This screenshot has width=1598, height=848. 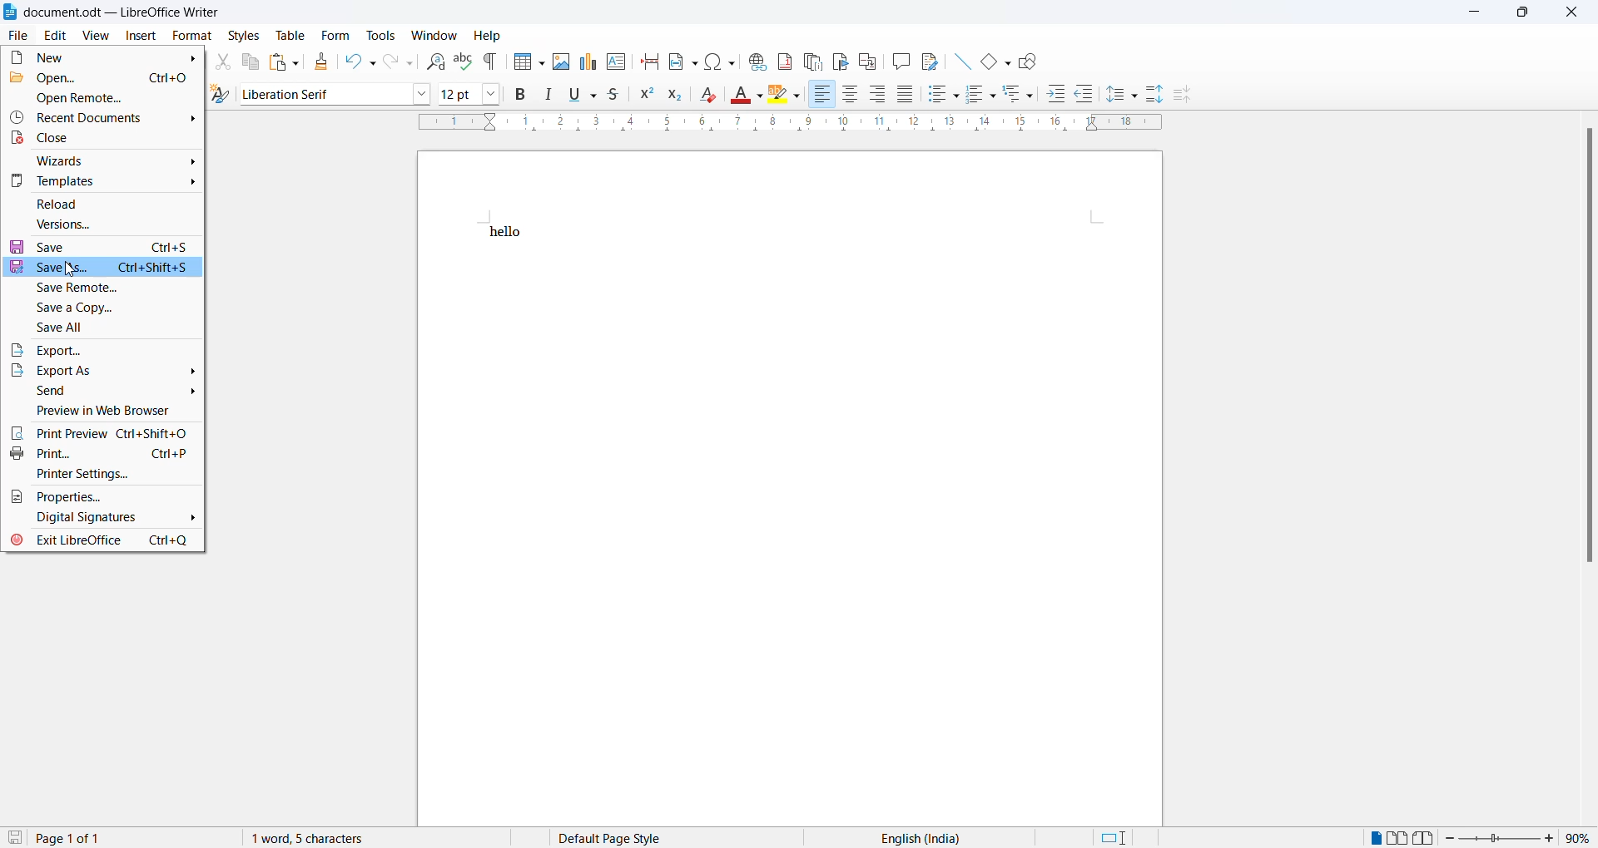 What do you see at coordinates (1020, 95) in the screenshot?
I see `Outline format` at bounding box center [1020, 95].